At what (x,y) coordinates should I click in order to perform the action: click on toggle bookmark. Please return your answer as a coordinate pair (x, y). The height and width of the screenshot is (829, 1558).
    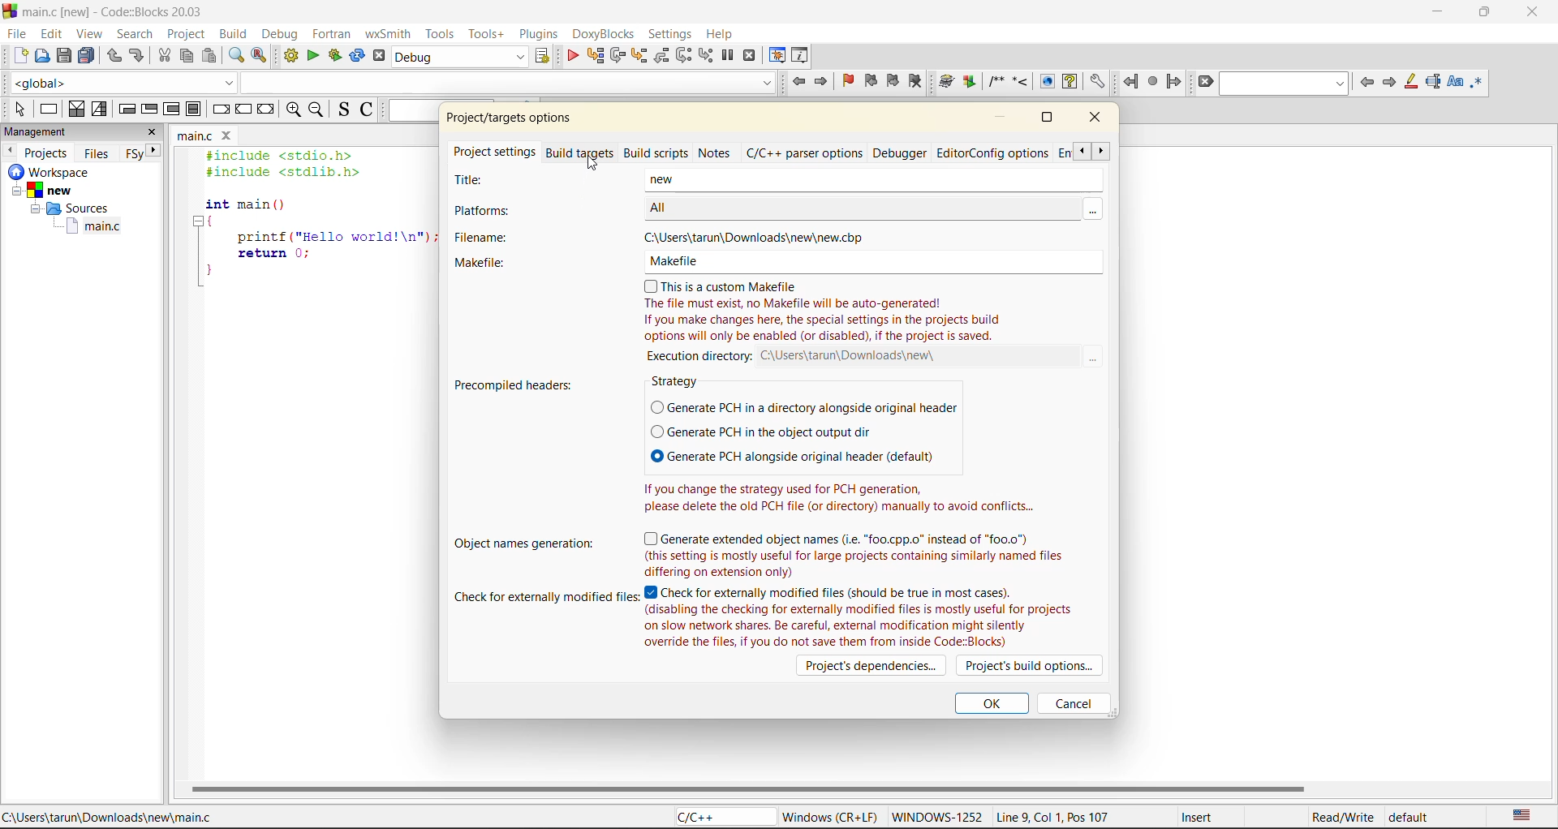
    Looking at the image, I should click on (851, 80).